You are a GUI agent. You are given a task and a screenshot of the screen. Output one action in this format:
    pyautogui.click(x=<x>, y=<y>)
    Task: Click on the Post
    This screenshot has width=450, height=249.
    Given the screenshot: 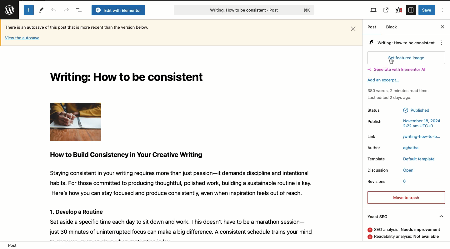 What is the action you would take?
    pyautogui.click(x=372, y=29)
    